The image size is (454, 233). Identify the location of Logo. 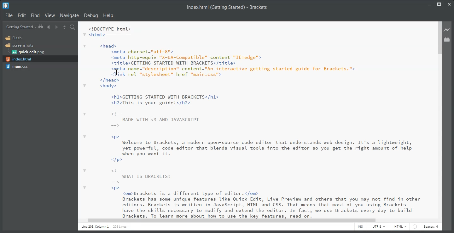
(6, 6).